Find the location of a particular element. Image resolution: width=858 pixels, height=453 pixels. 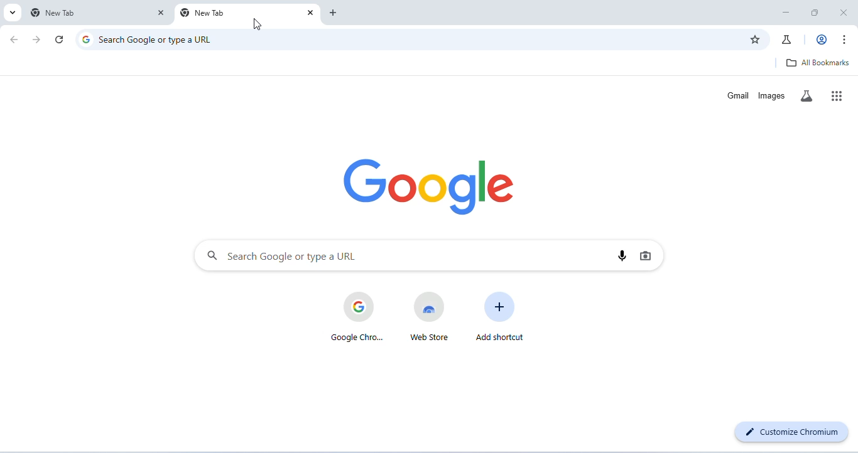

Google logo is located at coordinates (85, 40).